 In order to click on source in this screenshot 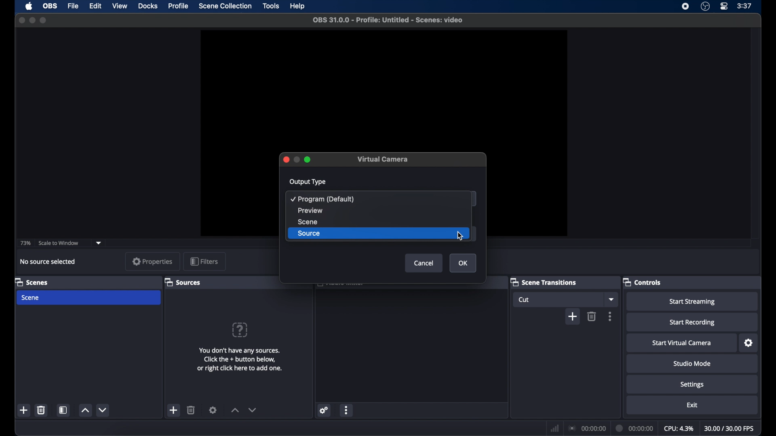, I will do `click(309, 233)`.